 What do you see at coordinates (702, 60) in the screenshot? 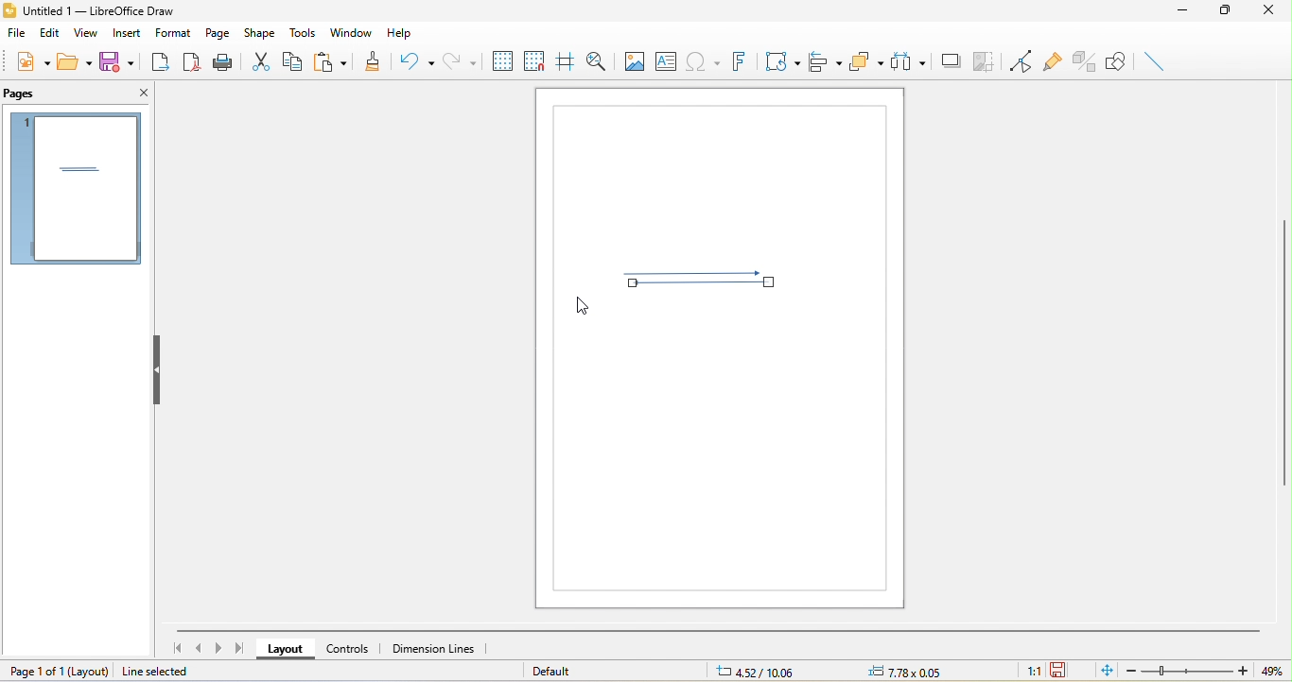
I see `special character` at bounding box center [702, 60].